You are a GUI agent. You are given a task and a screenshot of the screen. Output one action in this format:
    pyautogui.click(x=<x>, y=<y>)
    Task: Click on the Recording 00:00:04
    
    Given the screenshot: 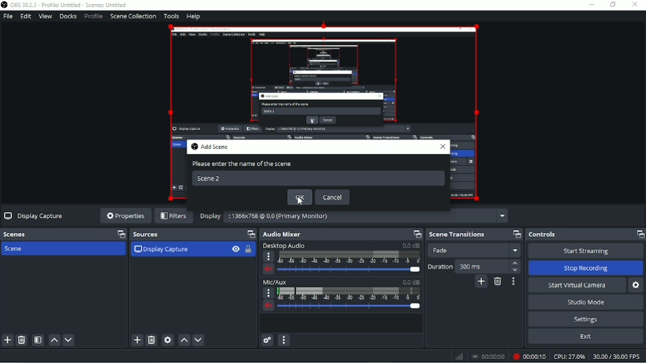 What is the action you would take?
    pyautogui.click(x=529, y=357)
    